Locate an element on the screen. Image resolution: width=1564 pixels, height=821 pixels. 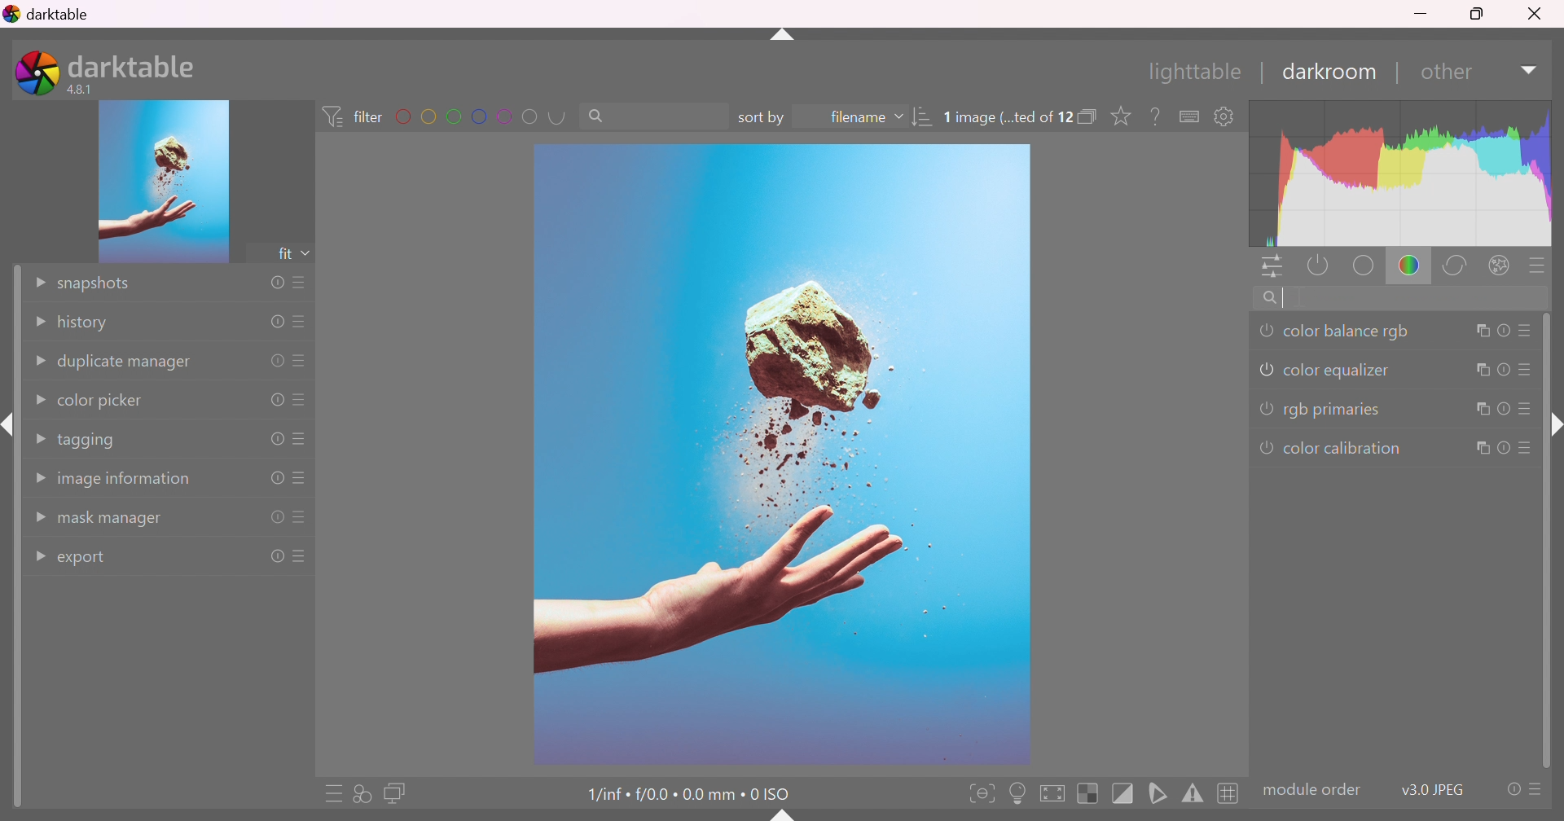
presets is located at coordinates (302, 322).